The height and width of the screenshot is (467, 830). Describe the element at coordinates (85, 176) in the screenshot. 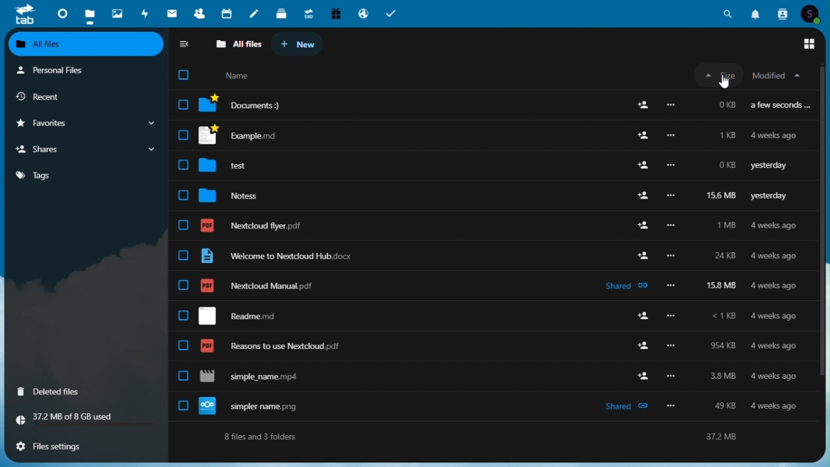

I see `tags` at that location.